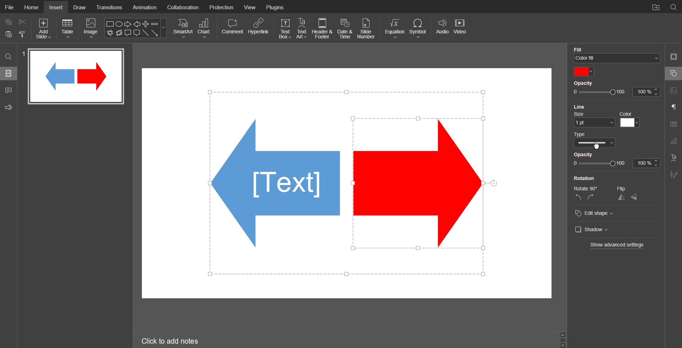 This screenshot has width=682, height=348. What do you see at coordinates (8, 35) in the screenshot?
I see `paste` at bounding box center [8, 35].